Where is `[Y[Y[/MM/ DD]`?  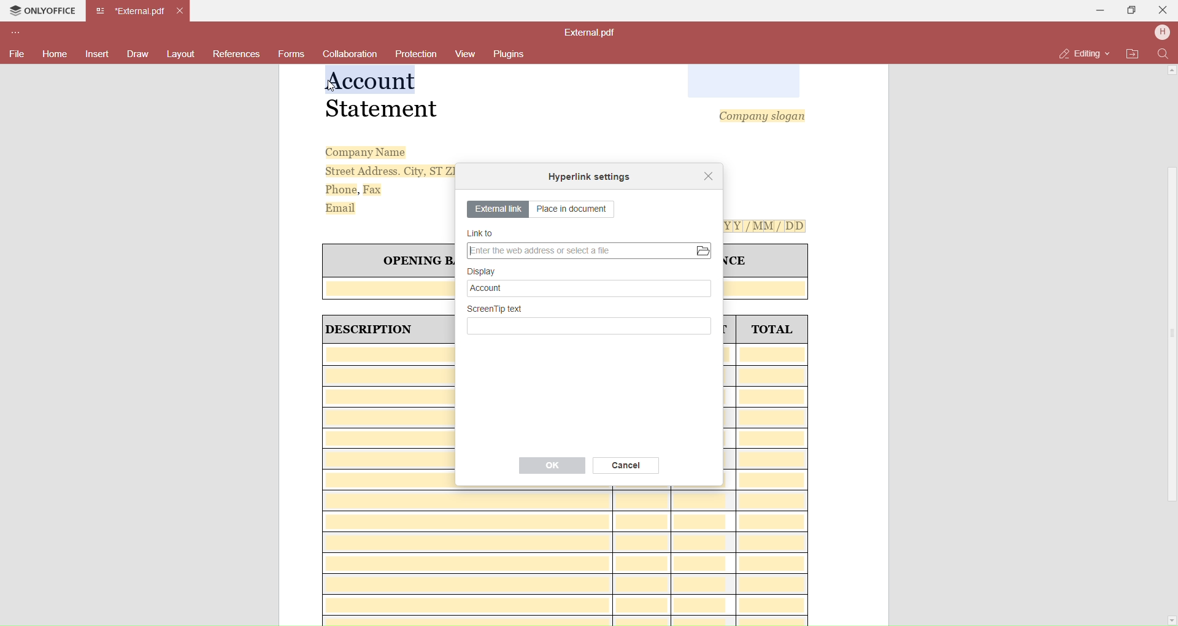 [Y[Y[/MM/ DD] is located at coordinates (768, 226).